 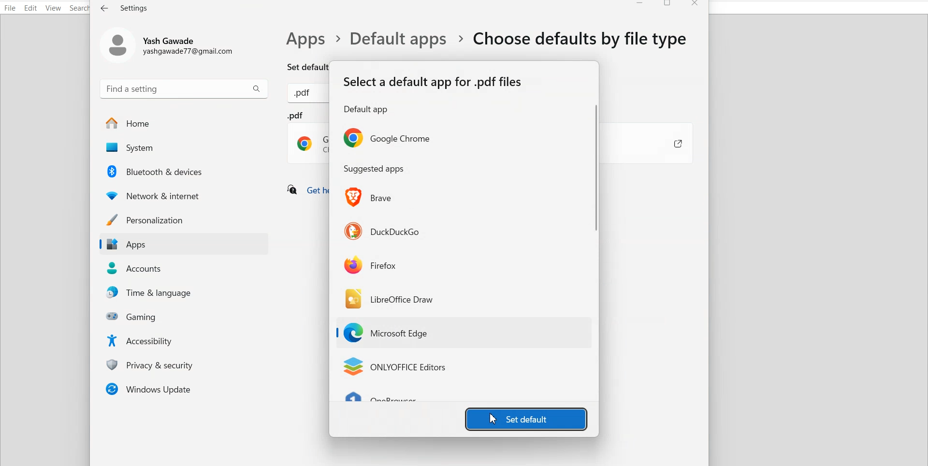 What do you see at coordinates (183, 219) in the screenshot?
I see `Personalization` at bounding box center [183, 219].